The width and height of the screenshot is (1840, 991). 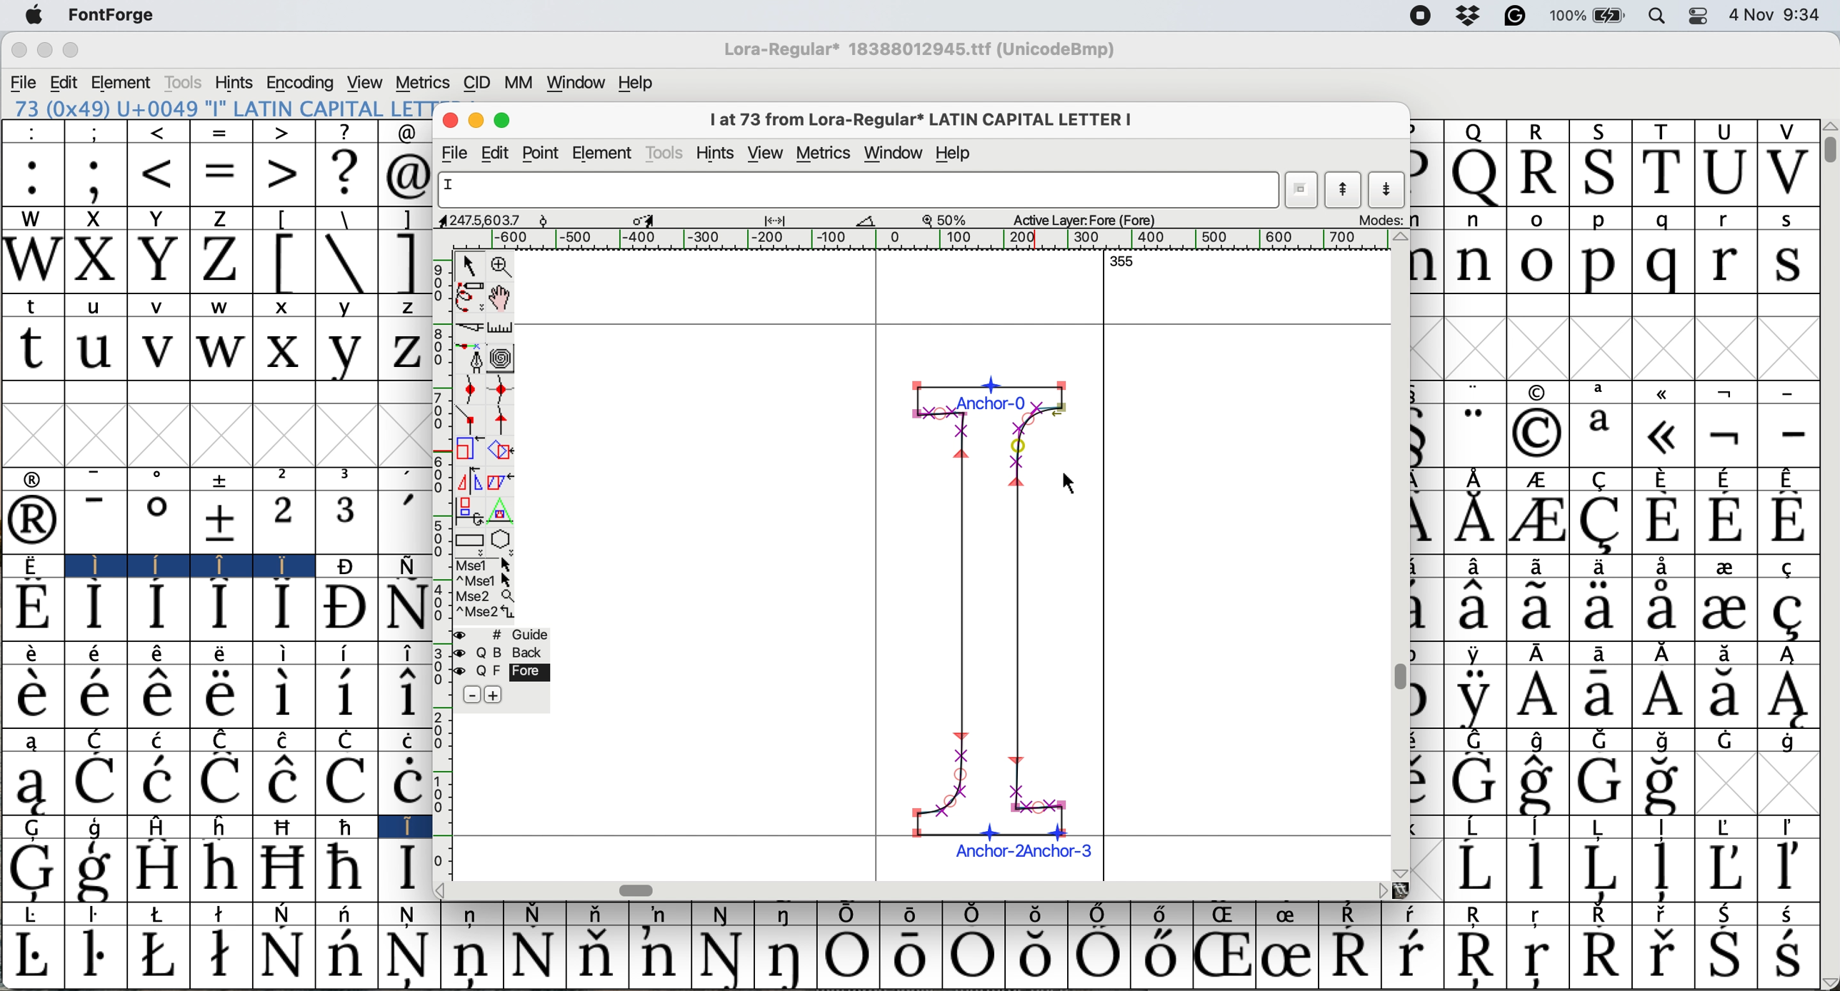 I want to click on <, so click(x=160, y=133).